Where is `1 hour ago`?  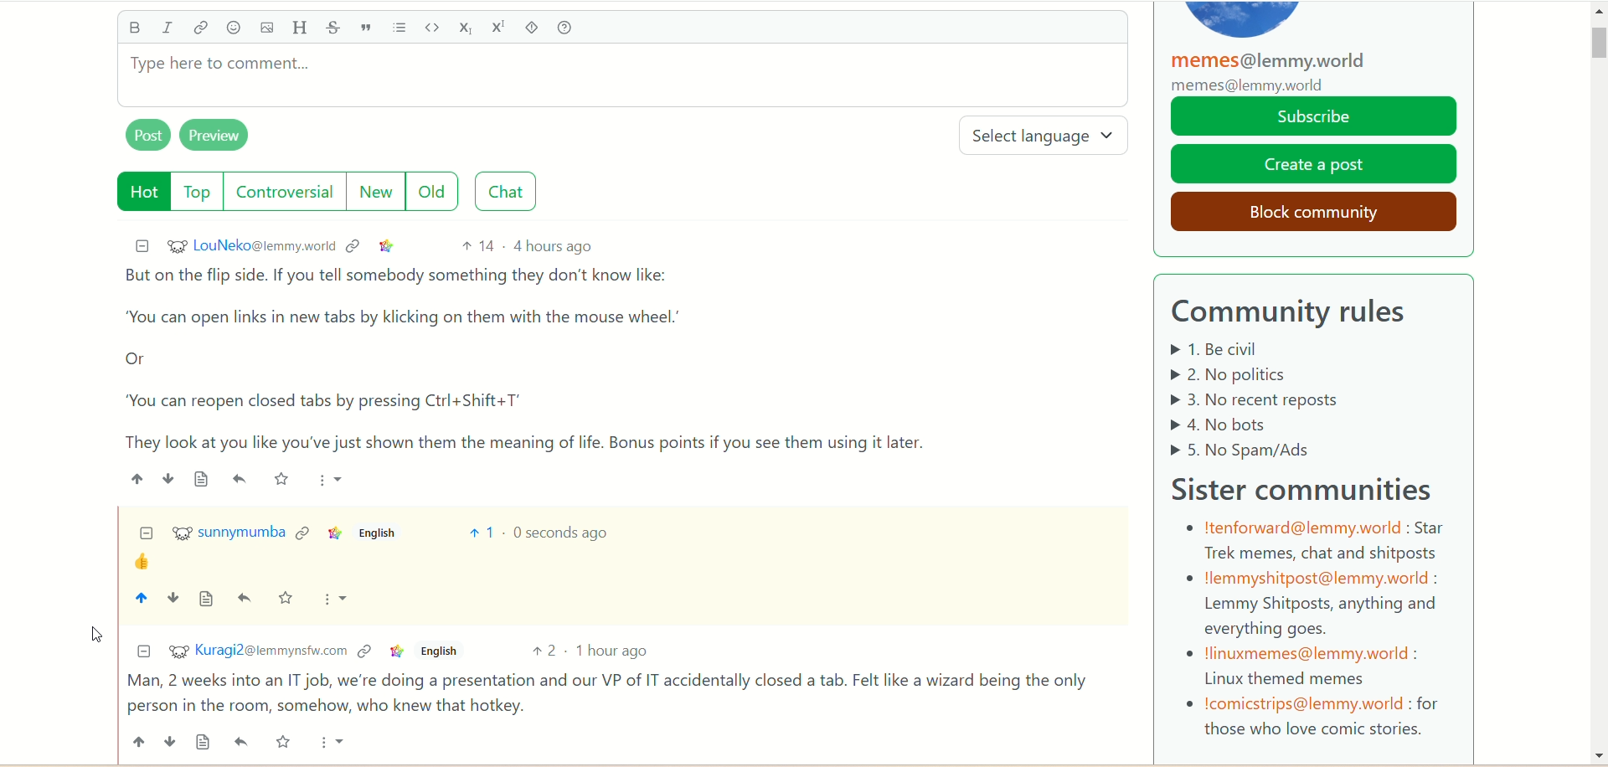
1 hour ago is located at coordinates (615, 652).